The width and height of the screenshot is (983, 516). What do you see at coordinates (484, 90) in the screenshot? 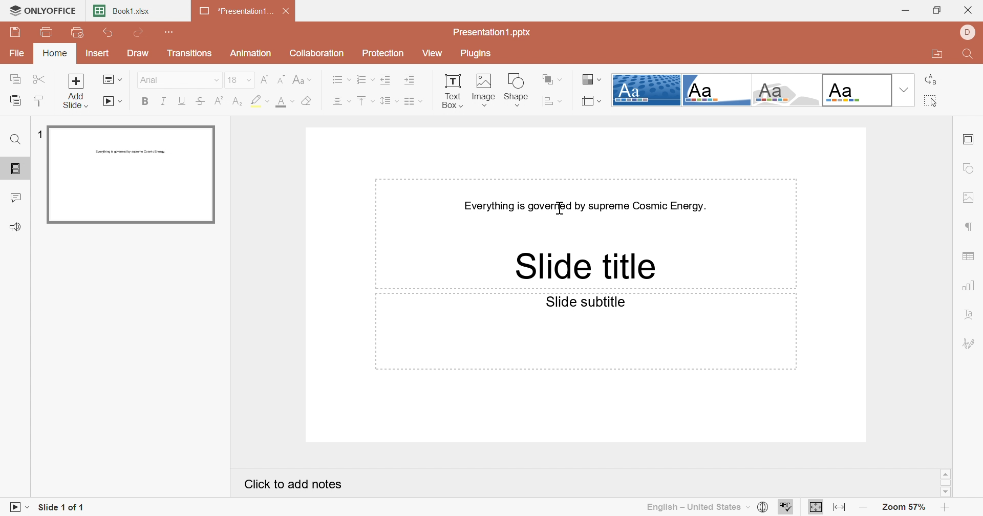
I see `Image` at bounding box center [484, 90].